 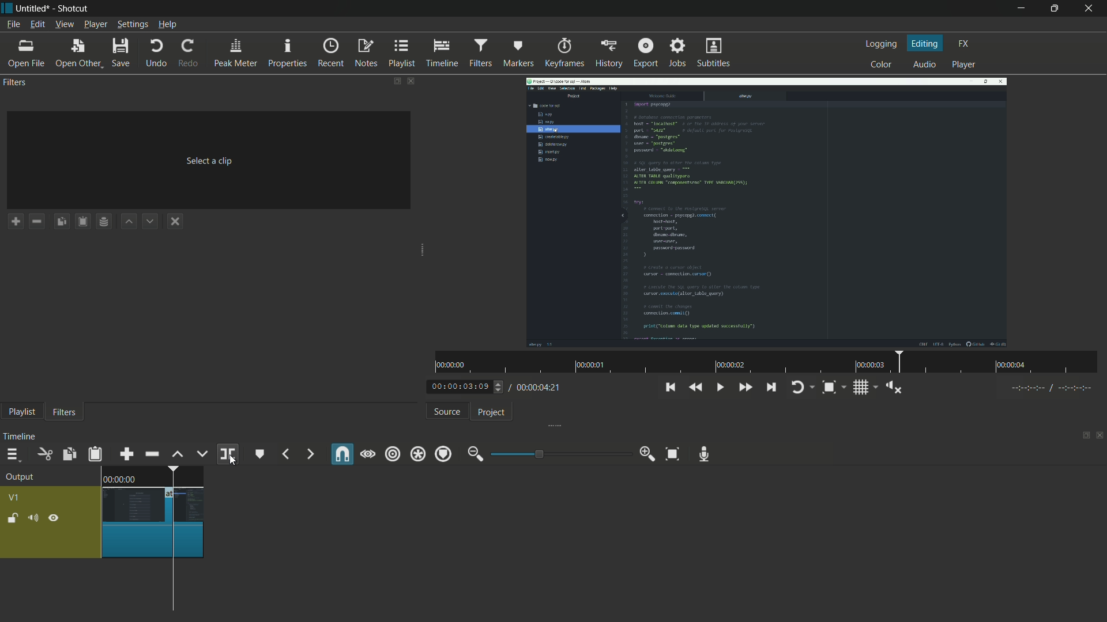 I want to click on help menu, so click(x=168, y=25).